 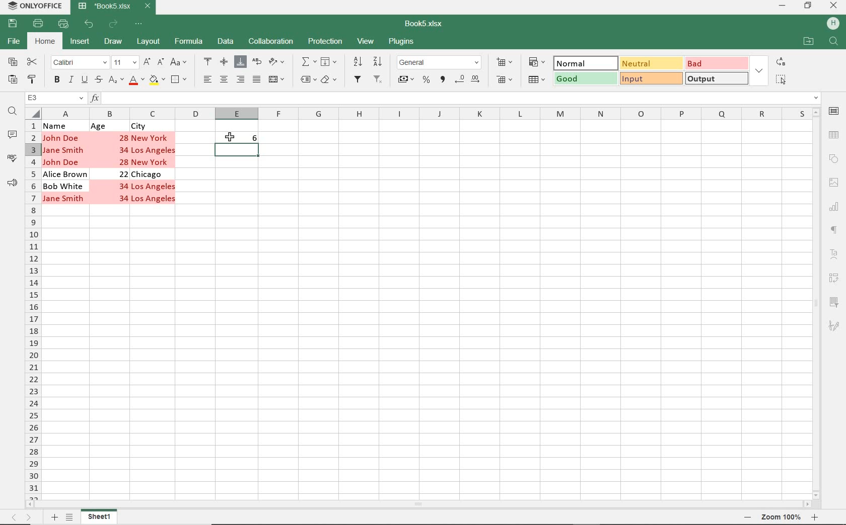 What do you see at coordinates (154, 187) in the screenshot?
I see `Los Angeles` at bounding box center [154, 187].